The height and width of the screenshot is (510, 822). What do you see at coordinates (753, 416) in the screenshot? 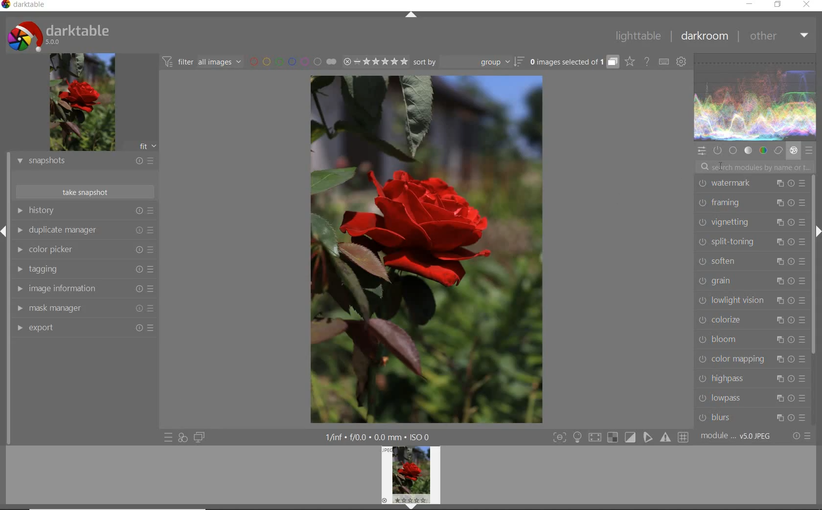
I see `blurs` at bounding box center [753, 416].